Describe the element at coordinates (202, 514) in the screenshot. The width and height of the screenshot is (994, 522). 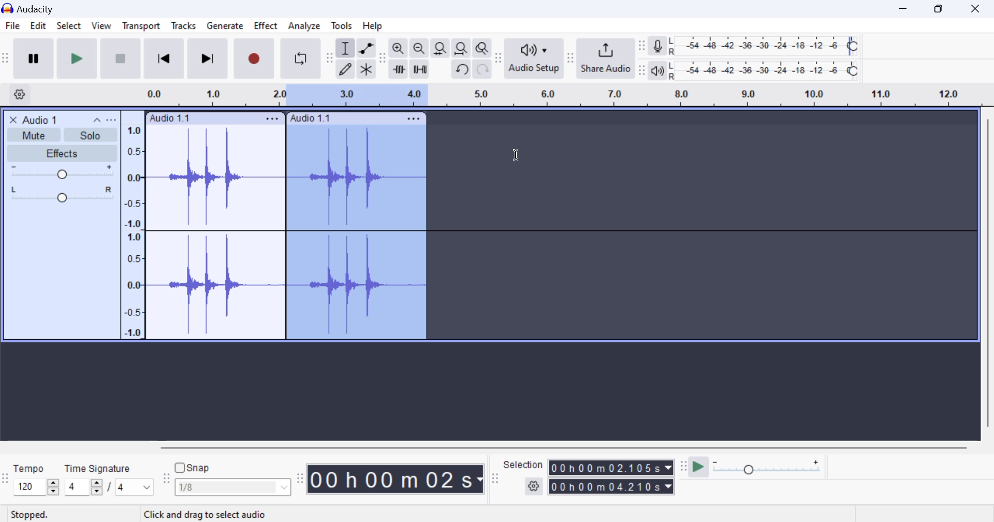
I see `application tip` at that location.